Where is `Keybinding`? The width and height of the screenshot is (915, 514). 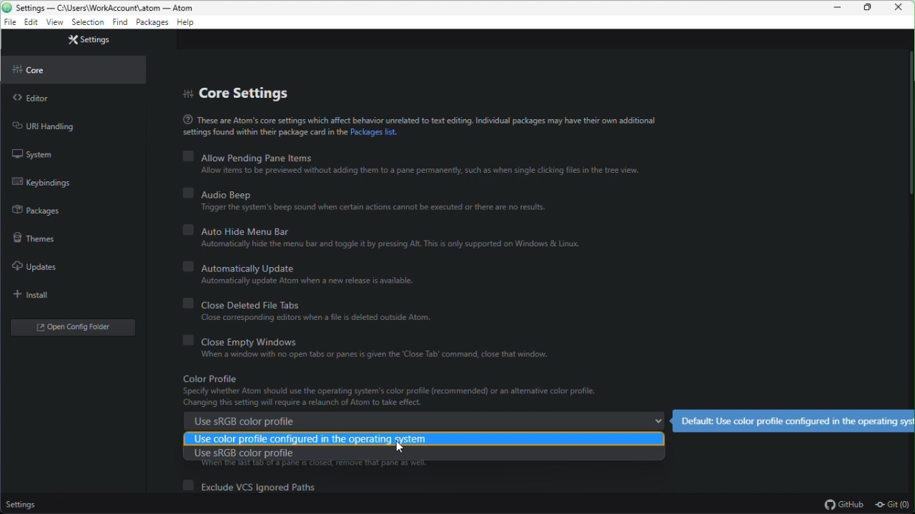
Keybinding is located at coordinates (49, 181).